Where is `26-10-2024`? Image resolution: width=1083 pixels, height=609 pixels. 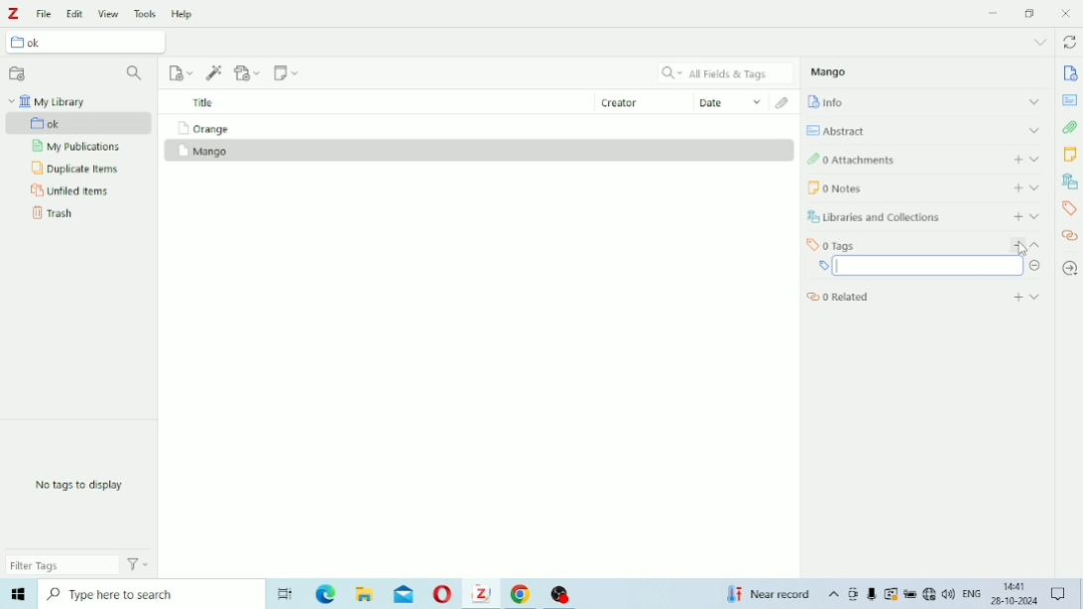 26-10-2024 is located at coordinates (1018, 603).